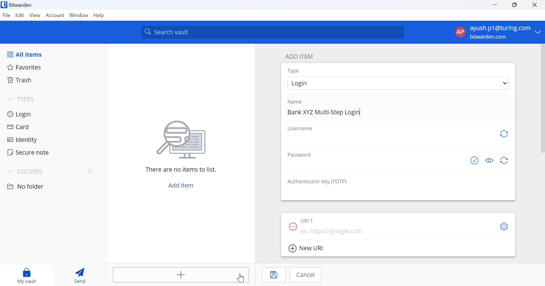 The width and height of the screenshot is (545, 286). I want to click on Password, so click(300, 154).